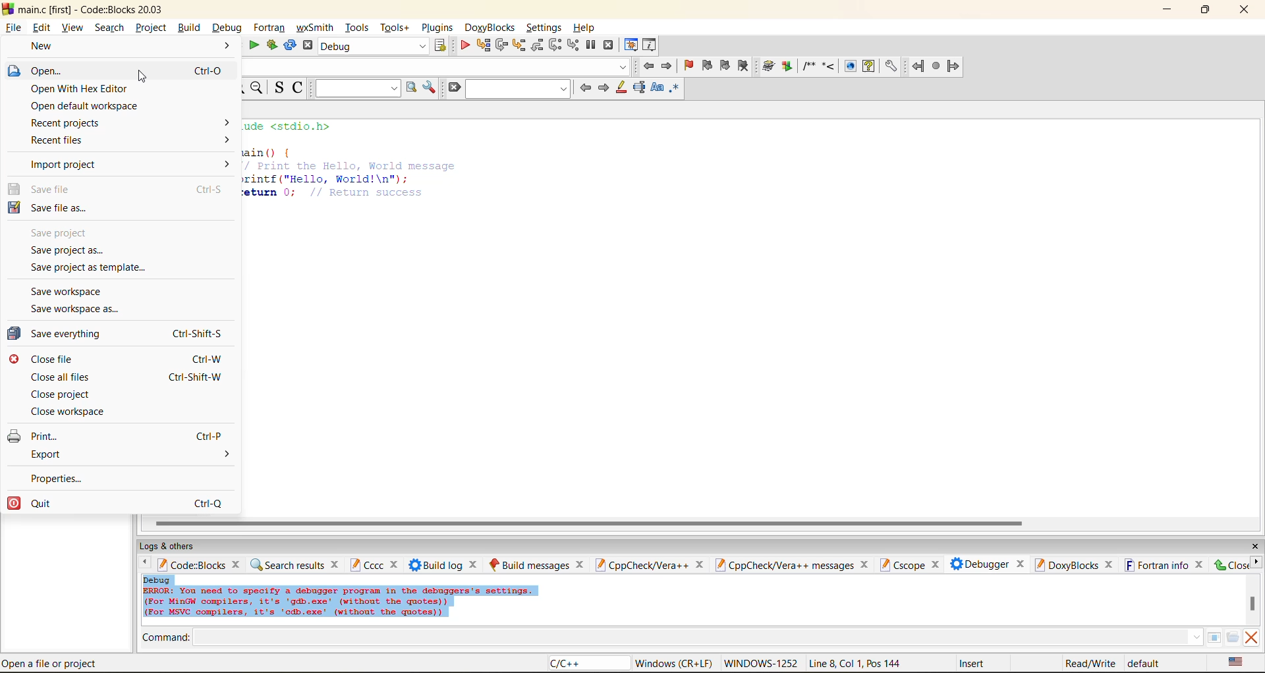 This screenshot has width=1265, height=673. I want to click on quit, so click(128, 503).